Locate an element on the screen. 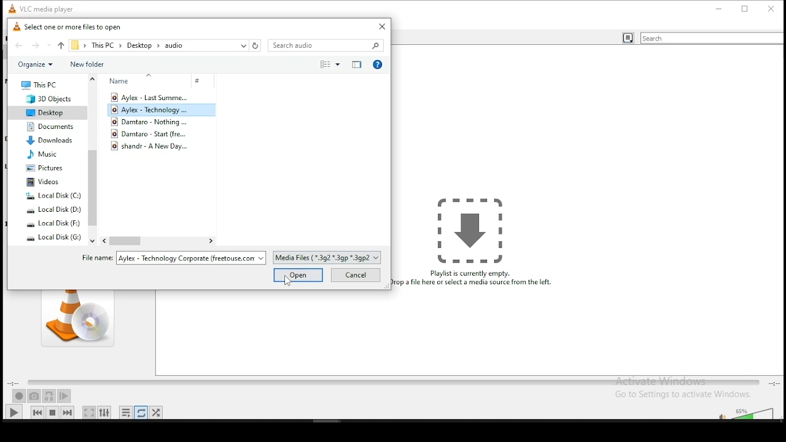  minimize is located at coordinates (720, 8).